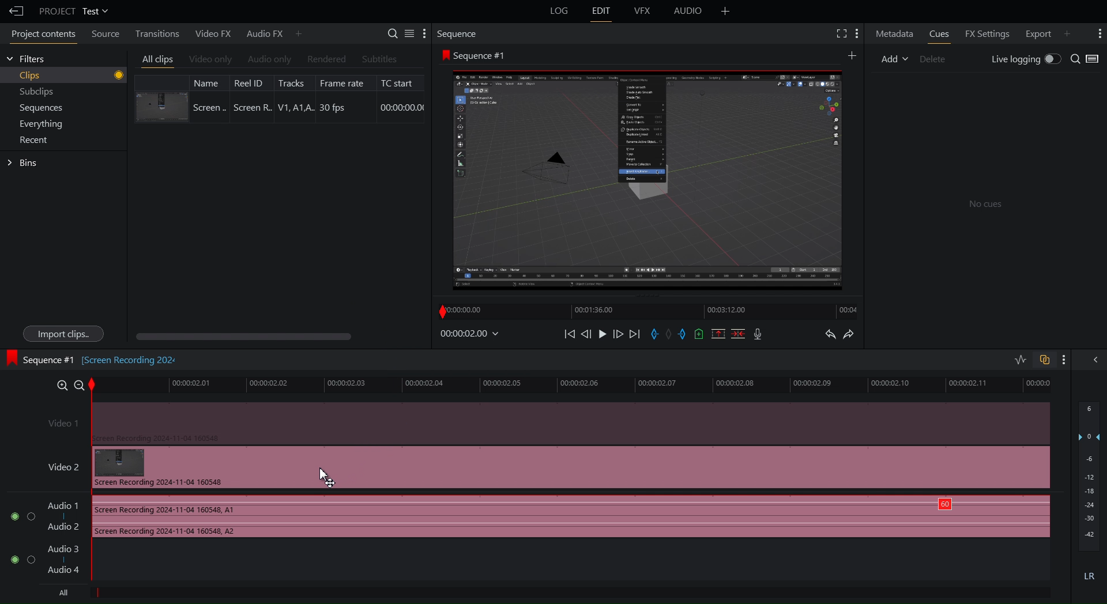 This screenshot has height=604, width=1107. What do you see at coordinates (380, 59) in the screenshot?
I see `Subtitles` at bounding box center [380, 59].